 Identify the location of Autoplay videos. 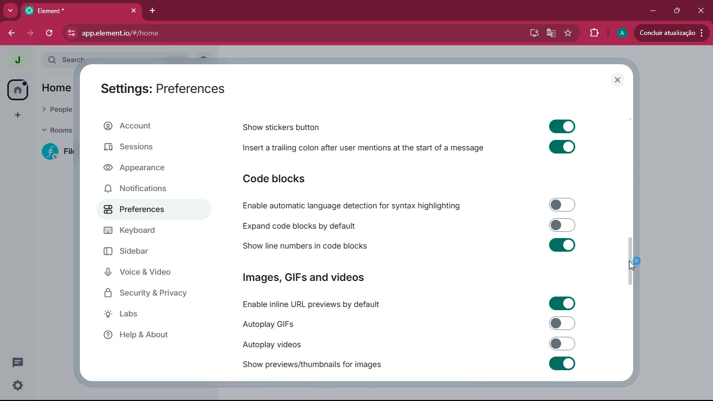
(270, 345).